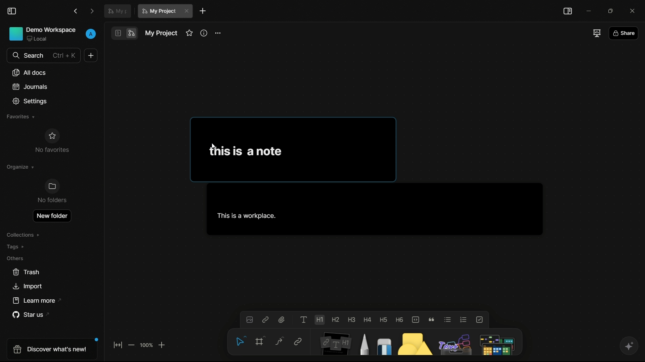 The image size is (645, 362). Describe the element at coordinates (634, 10) in the screenshot. I see `close app` at that location.